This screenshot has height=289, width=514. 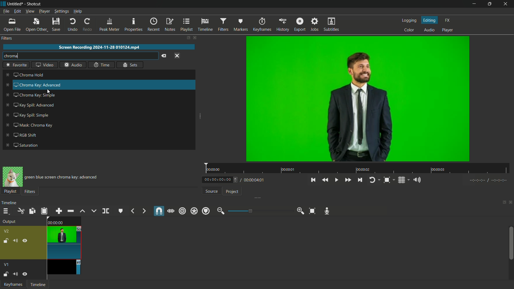 I want to click on cursor, so click(x=48, y=92).